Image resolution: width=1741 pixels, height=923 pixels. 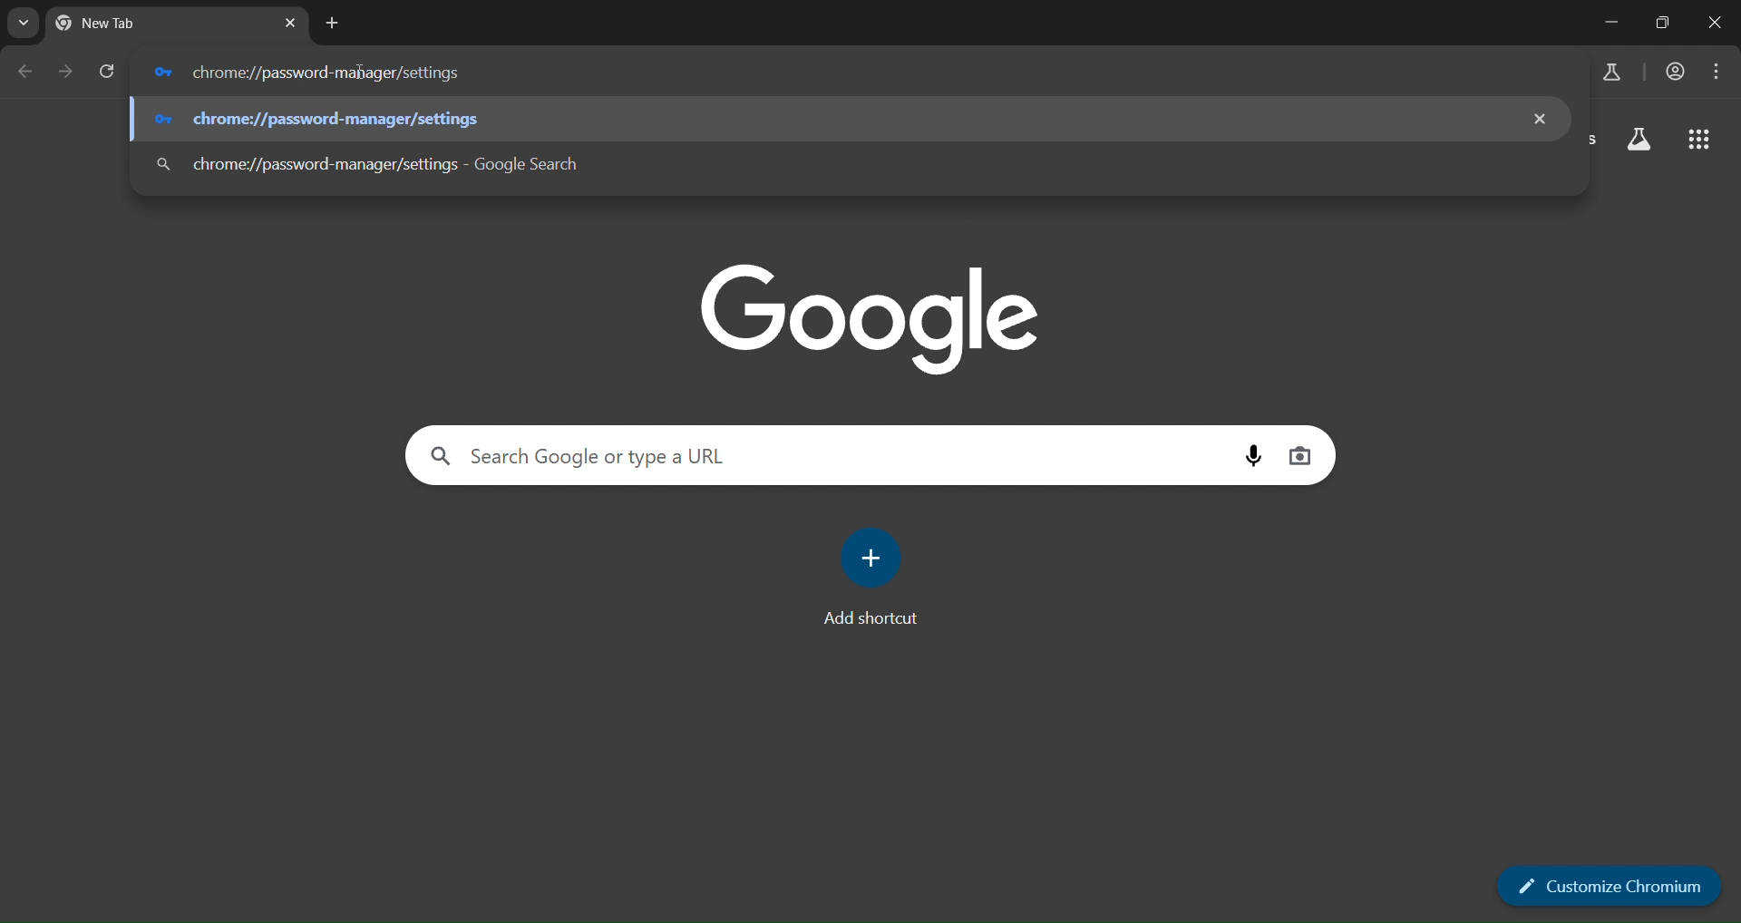 I want to click on minimize, so click(x=1609, y=24).